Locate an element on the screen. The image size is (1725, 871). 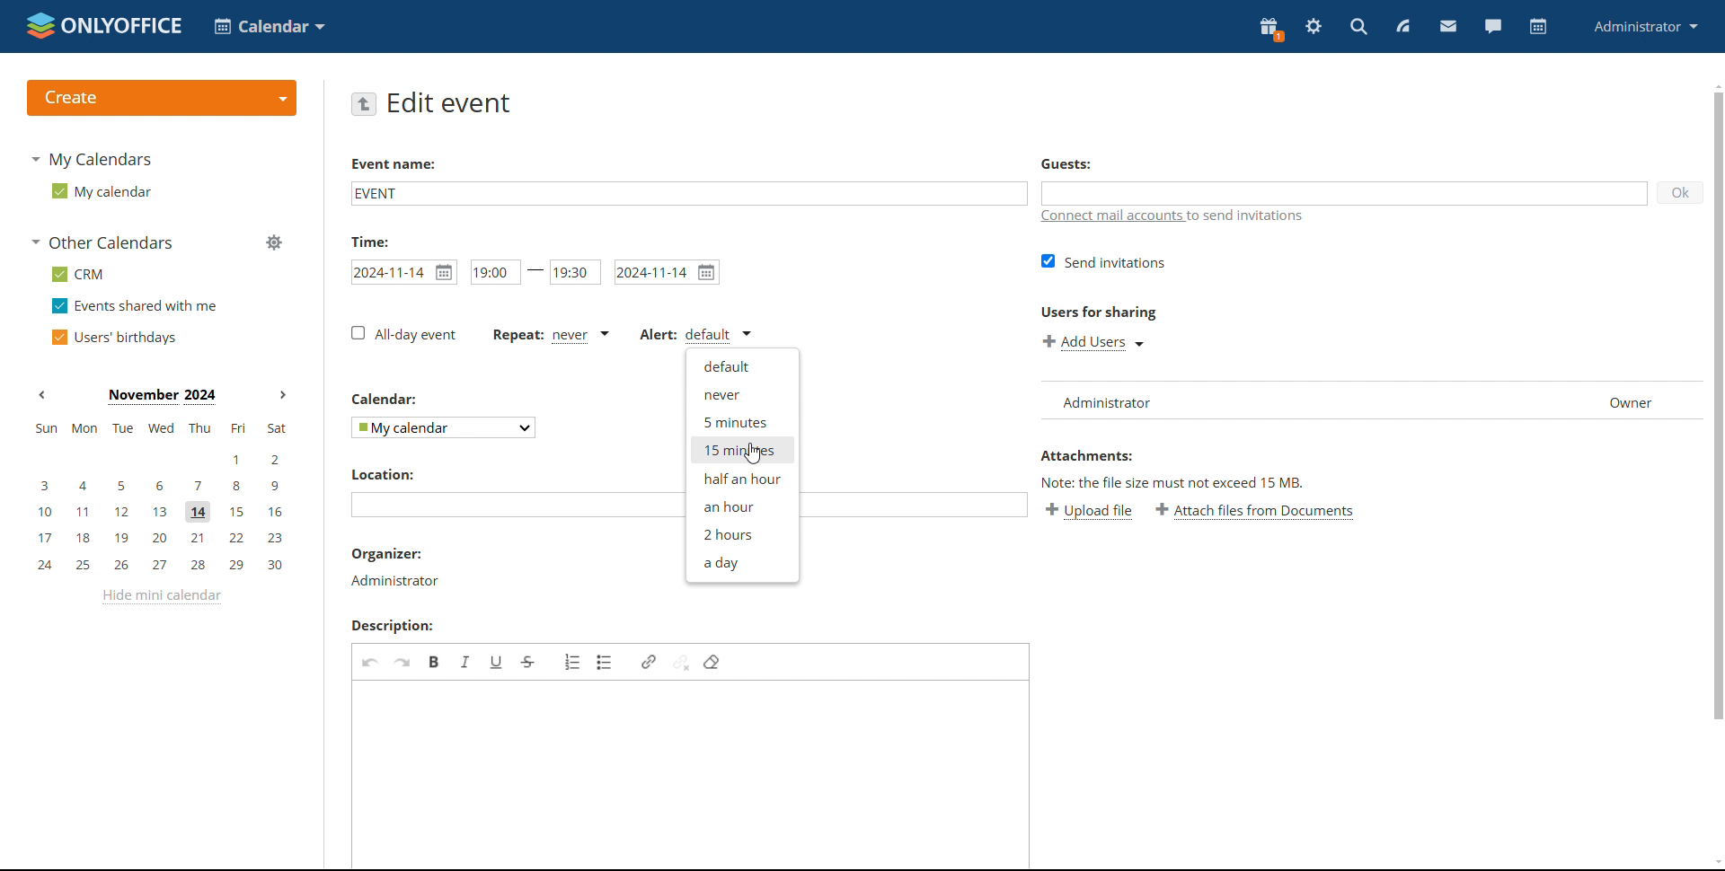
event repetition is located at coordinates (550, 335).